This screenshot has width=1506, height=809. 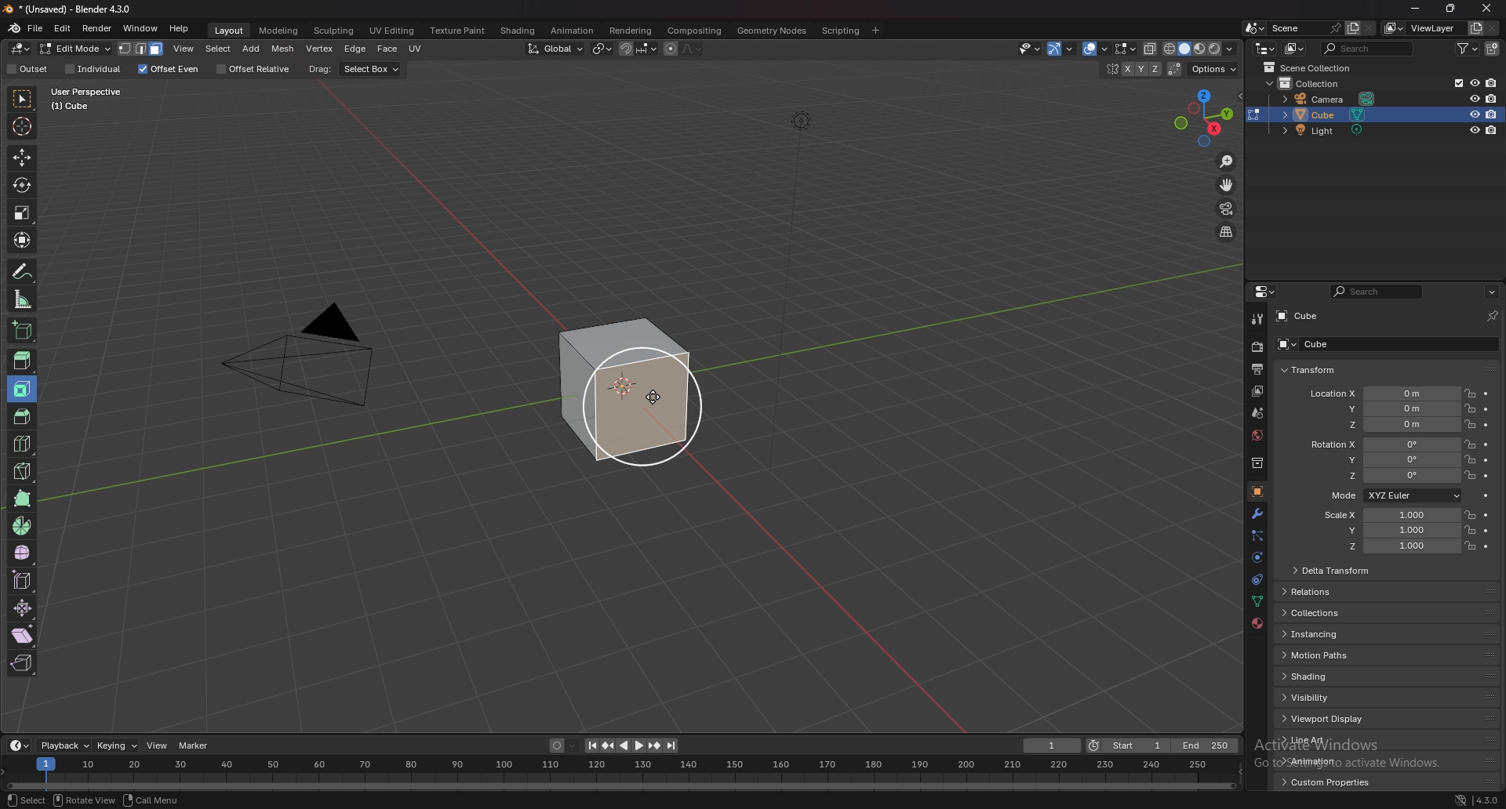 What do you see at coordinates (22, 185) in the screenshot?
I see `rotate` at bounding box center [22, 185].